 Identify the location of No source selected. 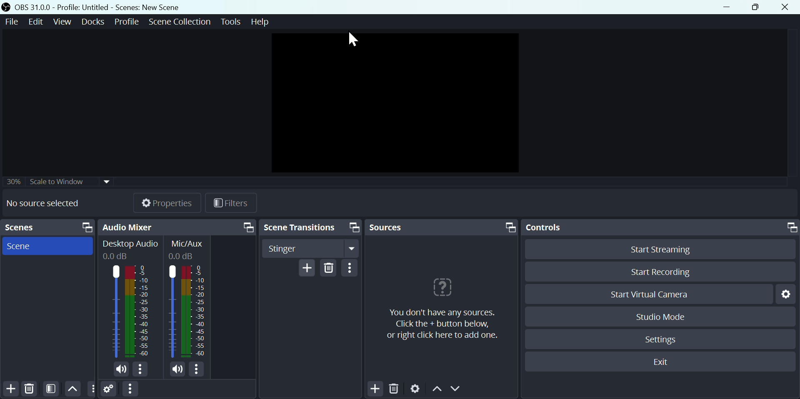
(49, 203).